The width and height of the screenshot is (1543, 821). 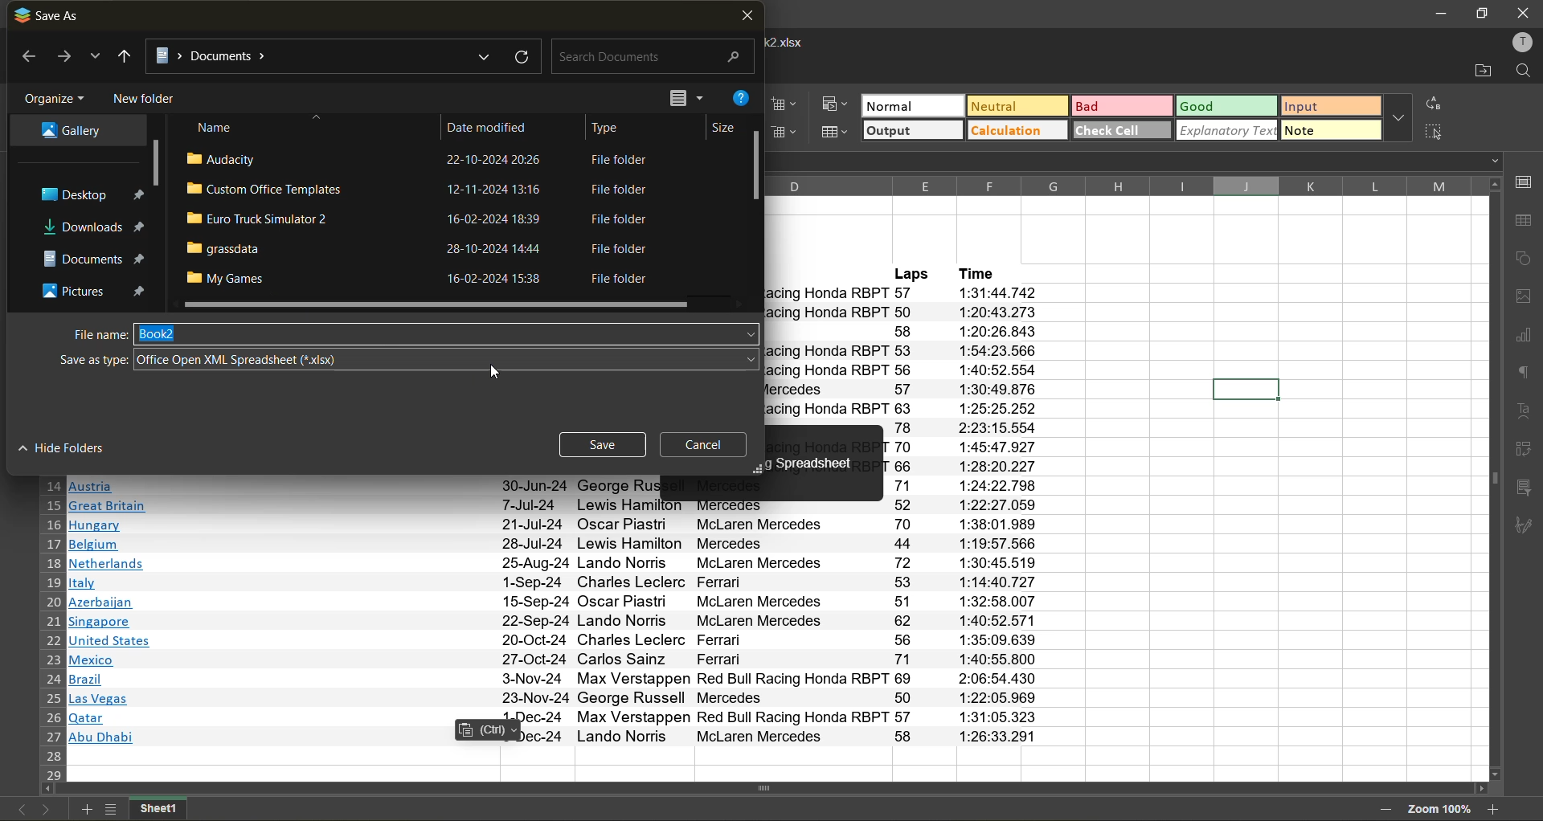 What do you see at coordinates (68, 132) in the screenshot?
I see `folder` at bounding box center [68, 132].